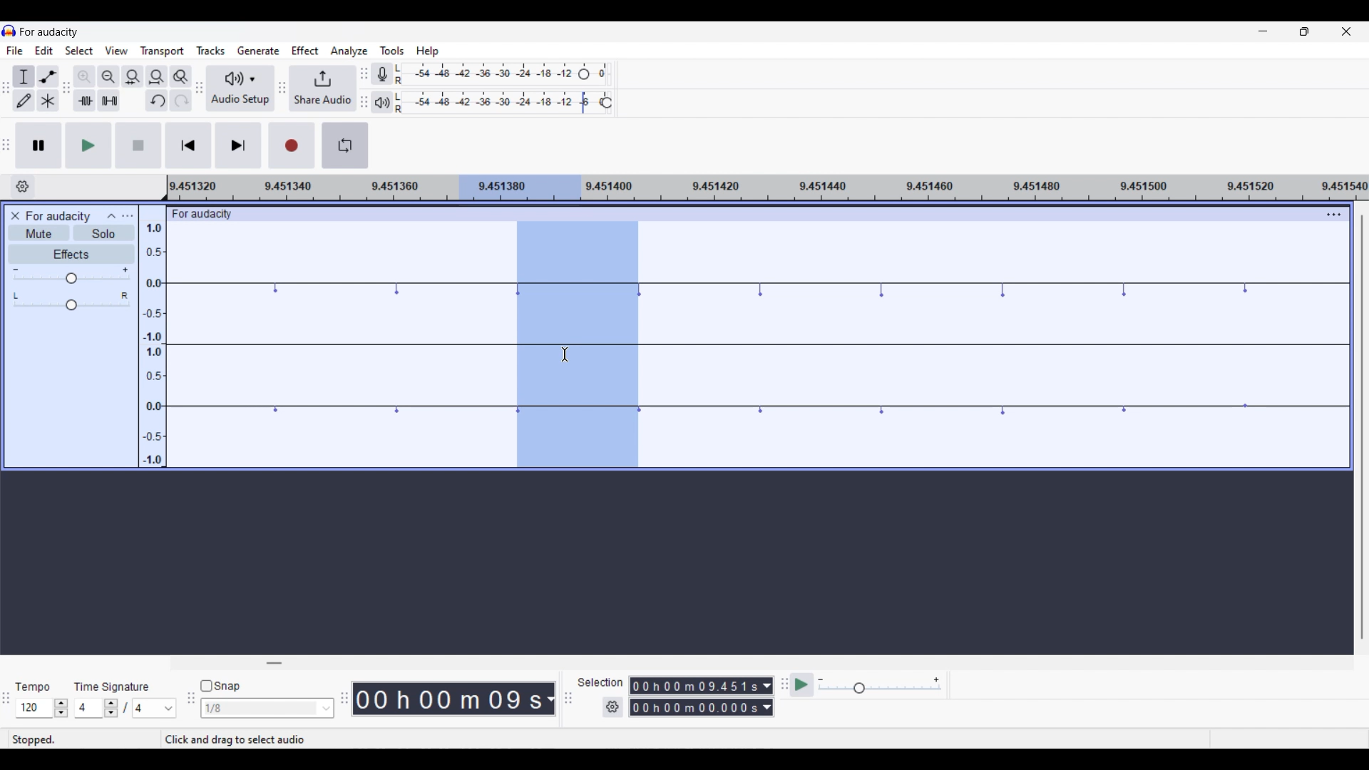  I want to click on Snap toggle, so click(220, 685).